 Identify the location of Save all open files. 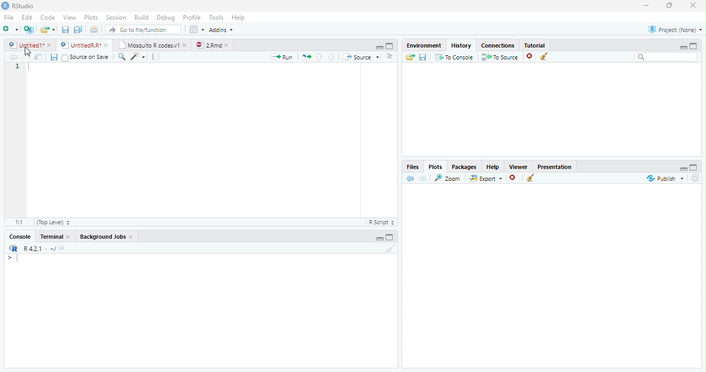
(78, 29).